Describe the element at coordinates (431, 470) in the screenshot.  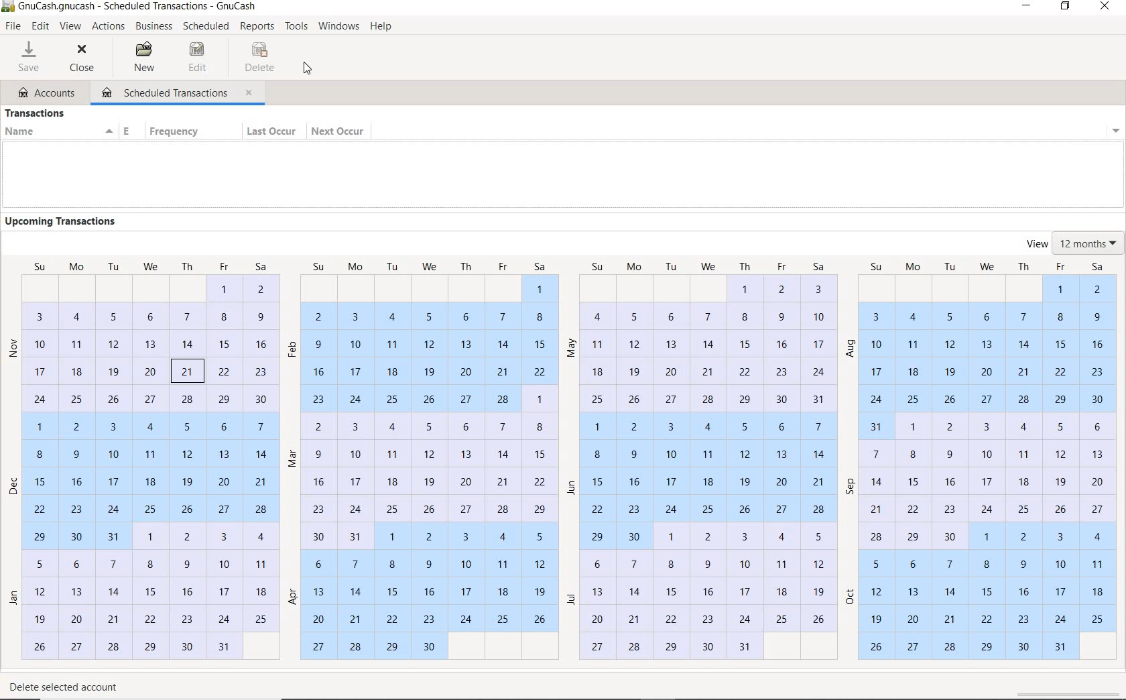
I see `dates` at that location.